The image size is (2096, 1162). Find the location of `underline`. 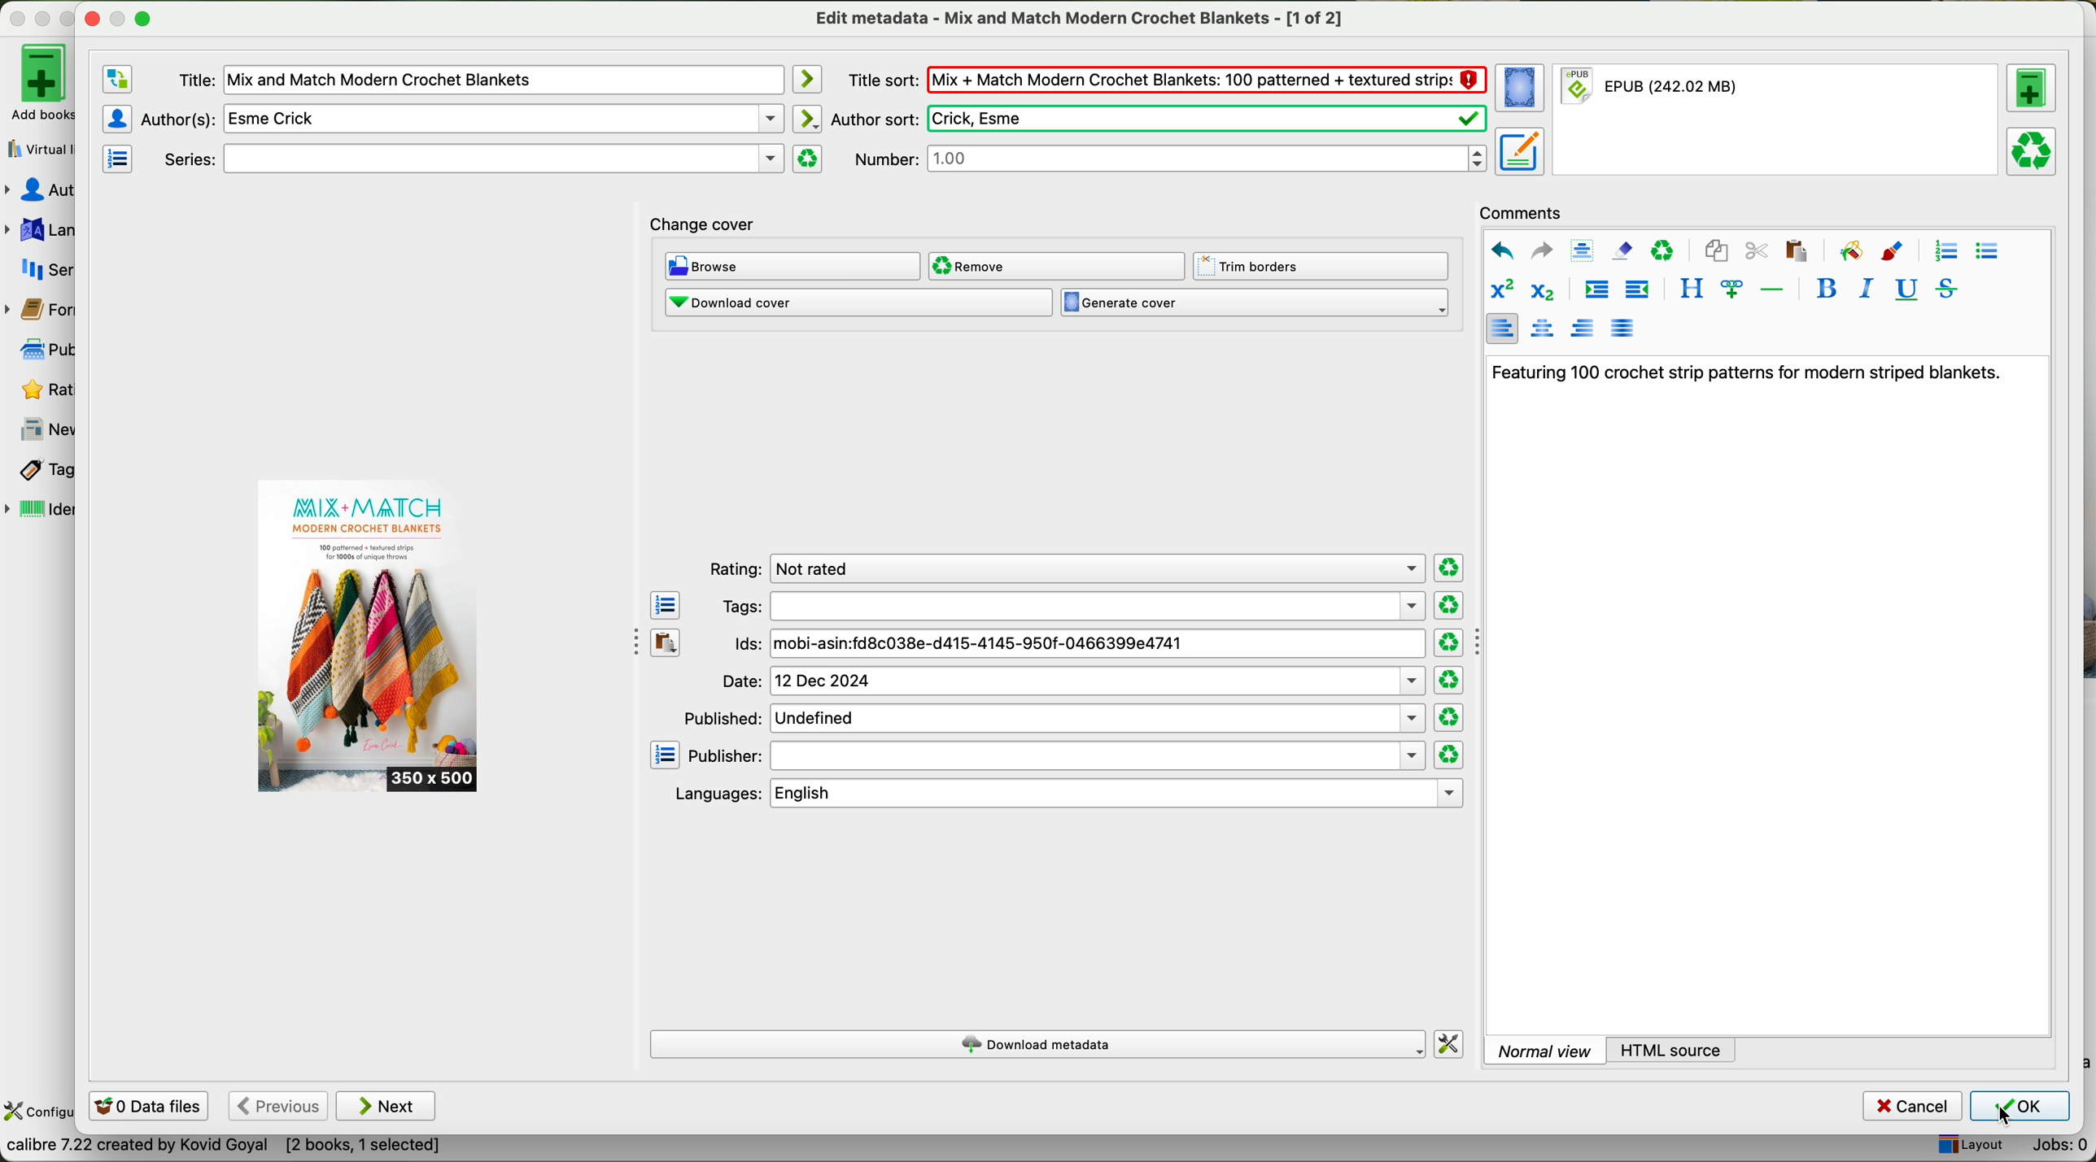

underline is located at coordinates (1904, 290).